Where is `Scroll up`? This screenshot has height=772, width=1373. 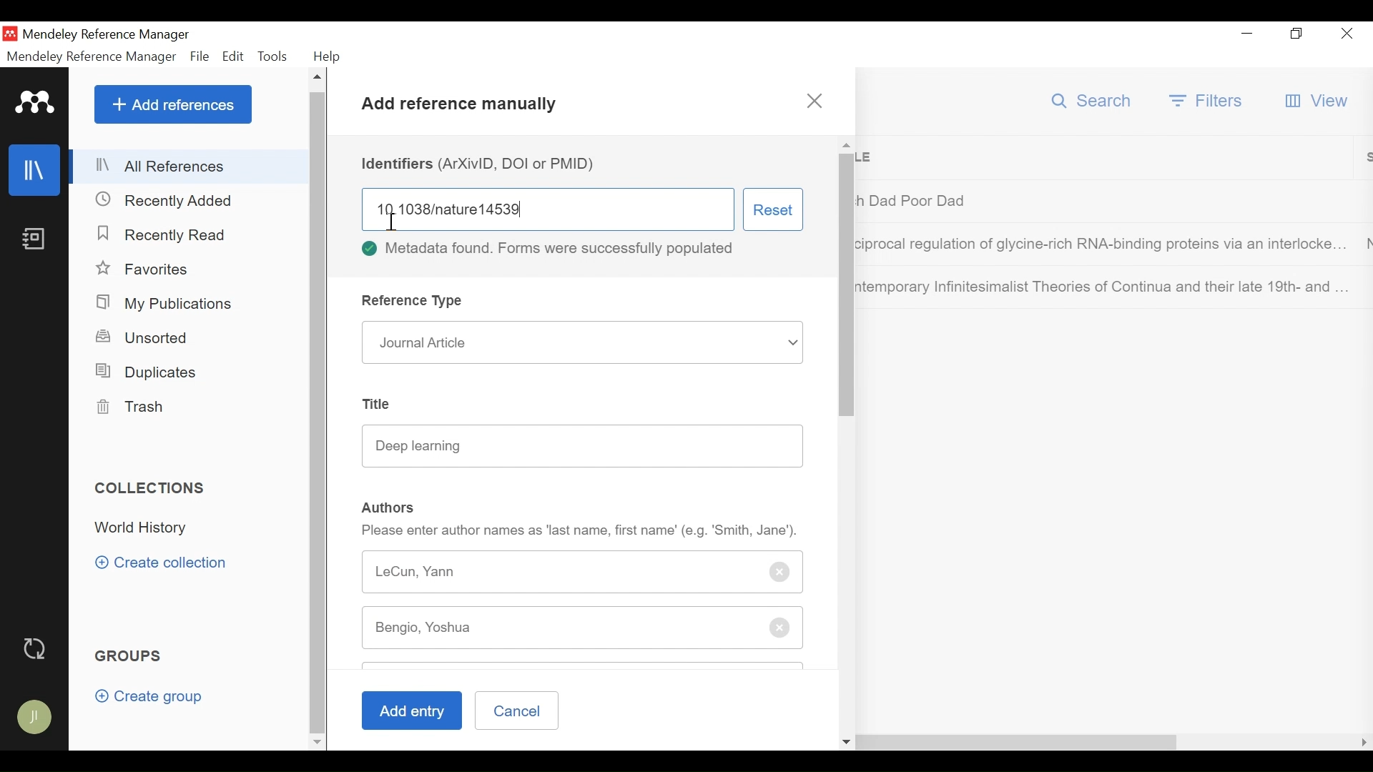
Scroll up is located at coordinates (319, 78).